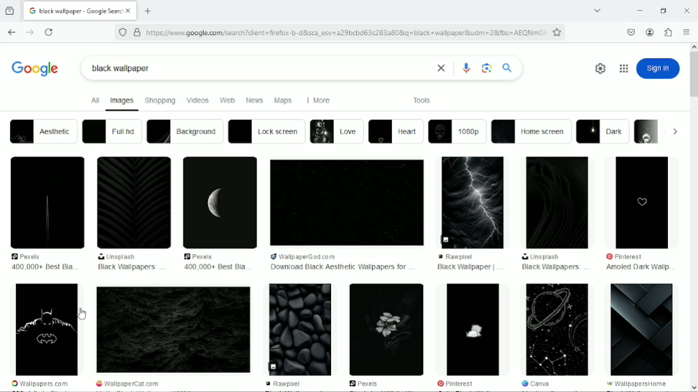 The width and height of the screenshot is (698, 392). Describe the element at coordinates (81, 10) in the screenshot. I see `black wallpaper-google search` at that location.